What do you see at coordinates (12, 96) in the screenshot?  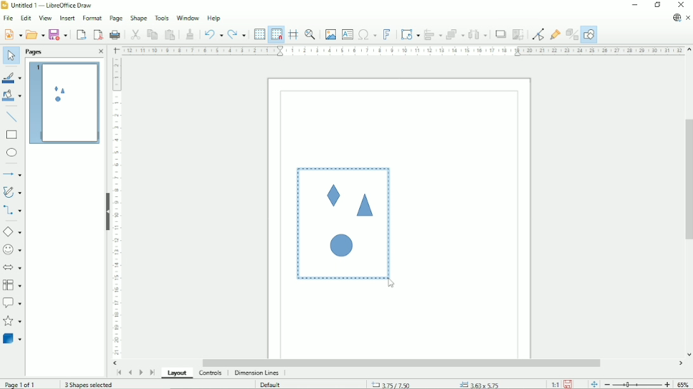 I see `Fill color` at bounding box center [12, 96].